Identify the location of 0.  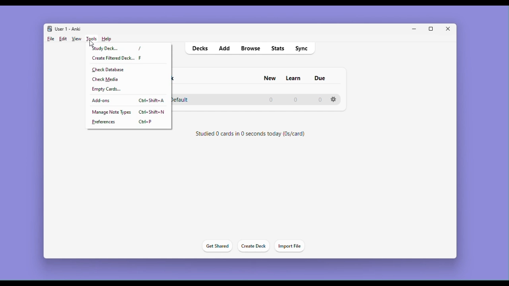
(317, 100).